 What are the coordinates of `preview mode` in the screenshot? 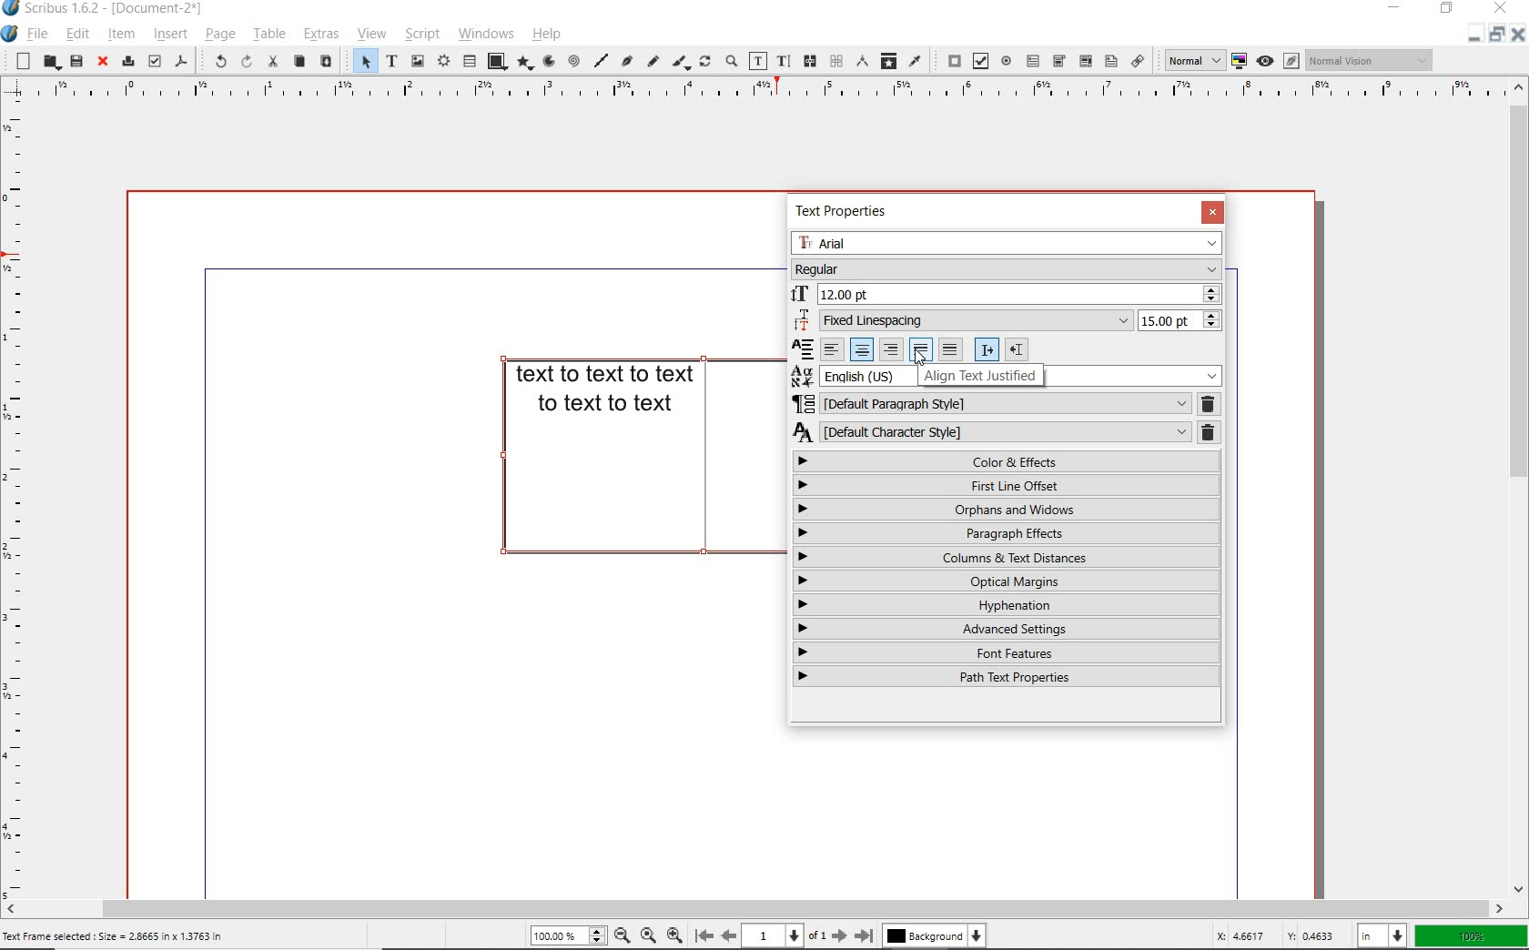 It's located at (1281, 61).